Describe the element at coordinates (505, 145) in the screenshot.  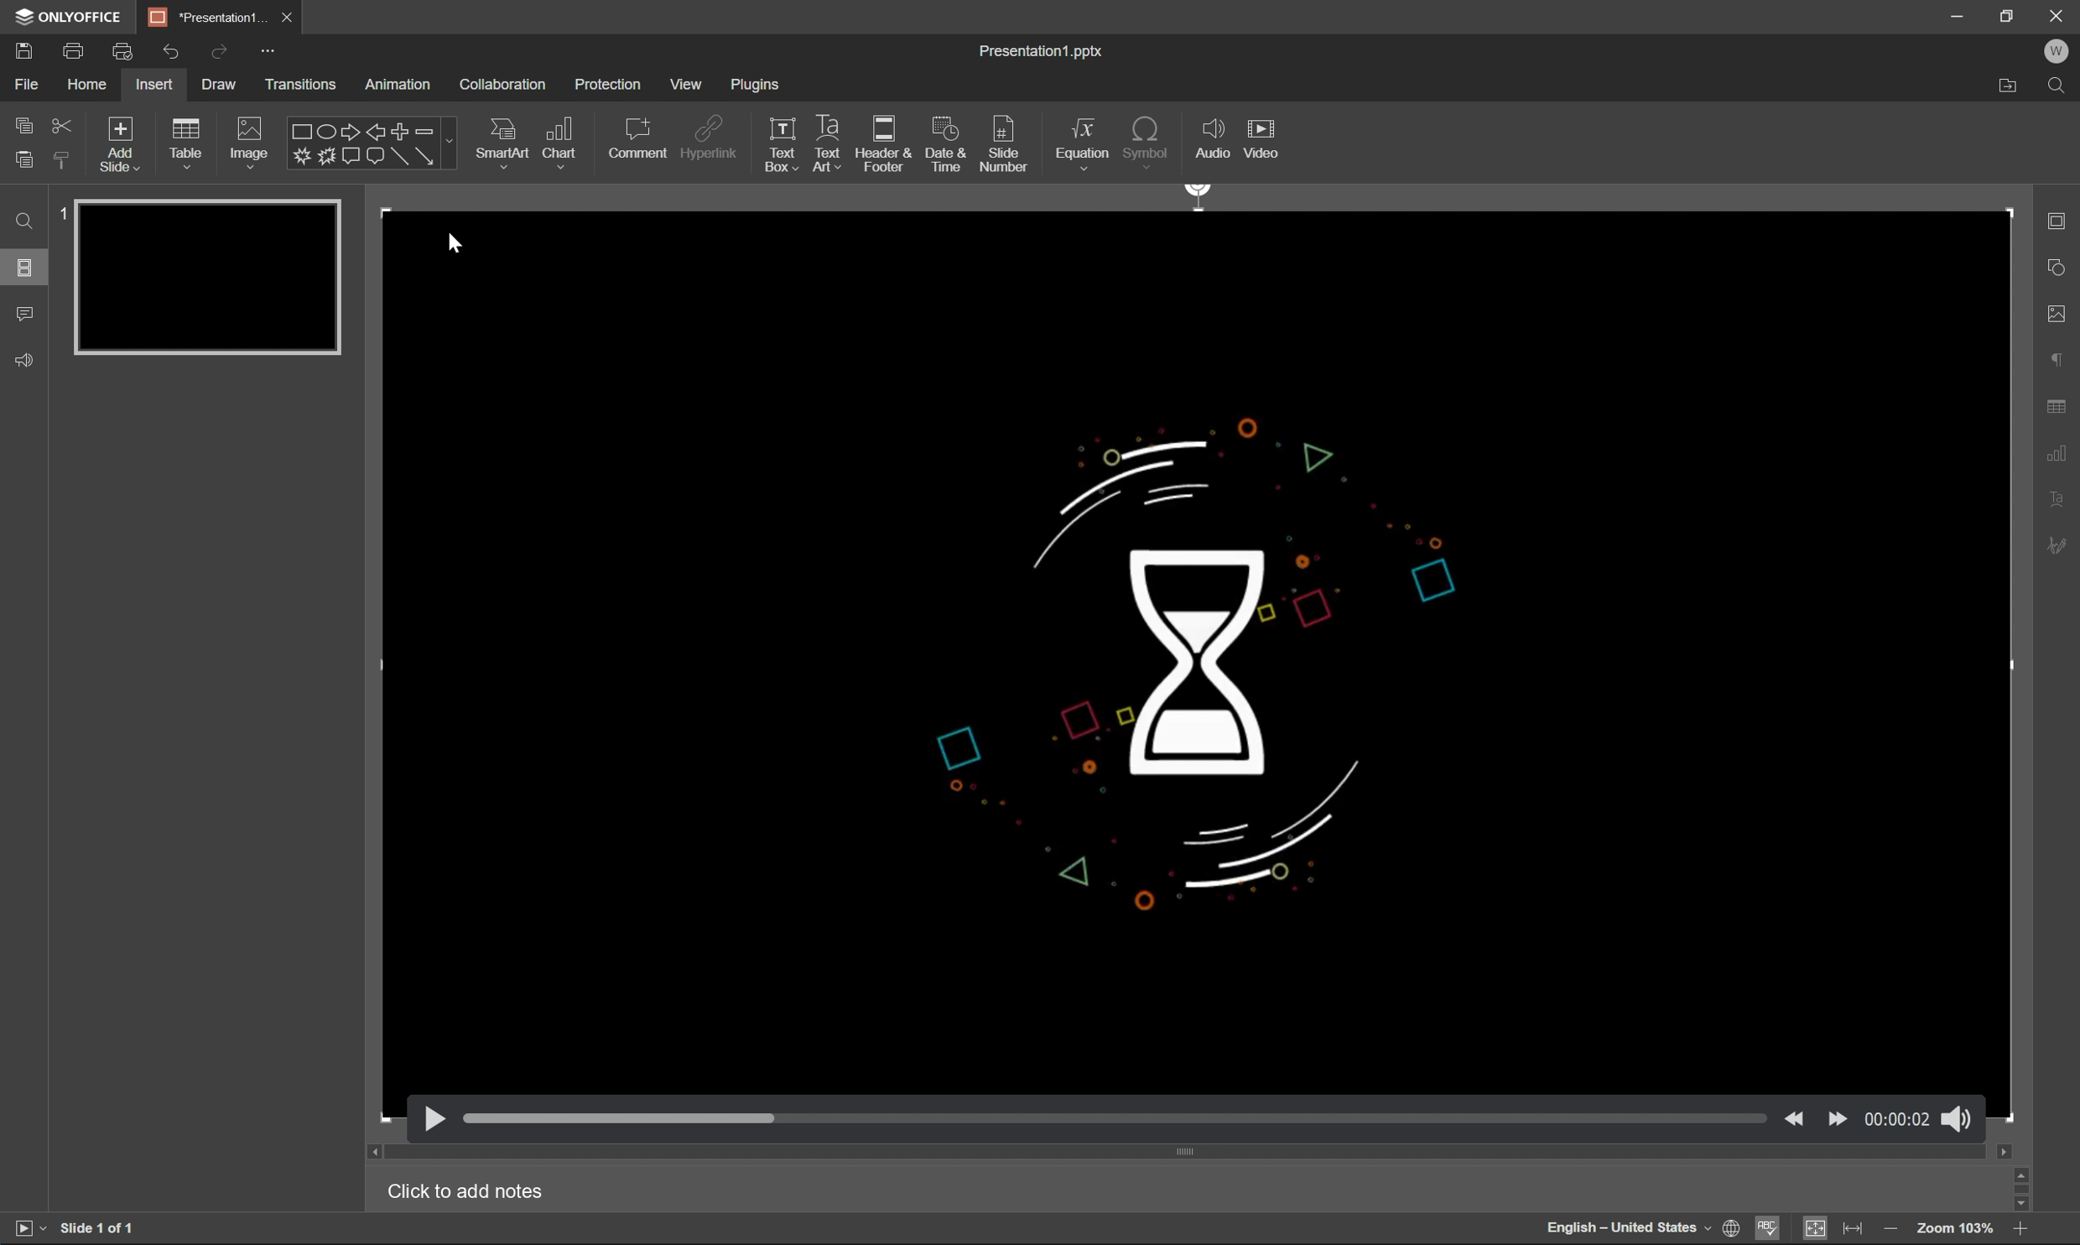
I see `smart art` at that location.